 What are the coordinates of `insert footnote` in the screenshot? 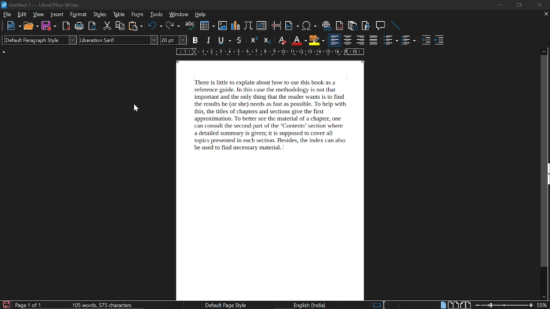 It's located at (340, 25).